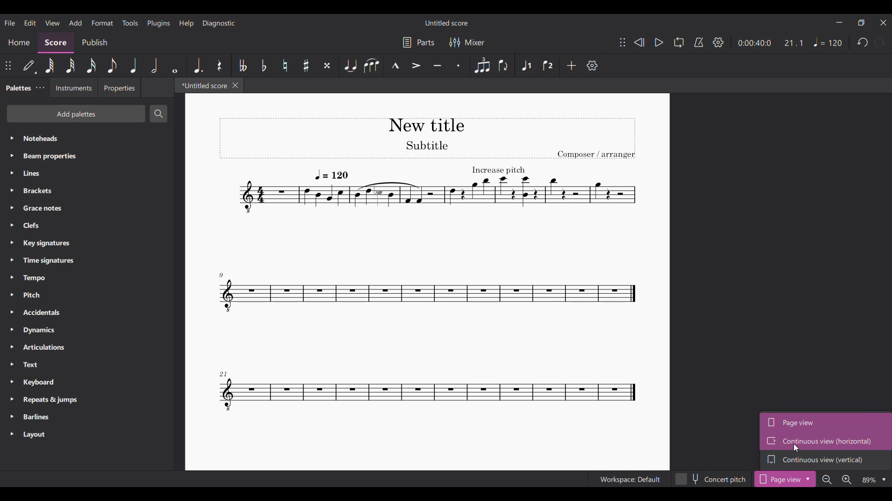 The height and width of the screenshot is (501, 892). I want to click on 32nd note, so click(70, 66).